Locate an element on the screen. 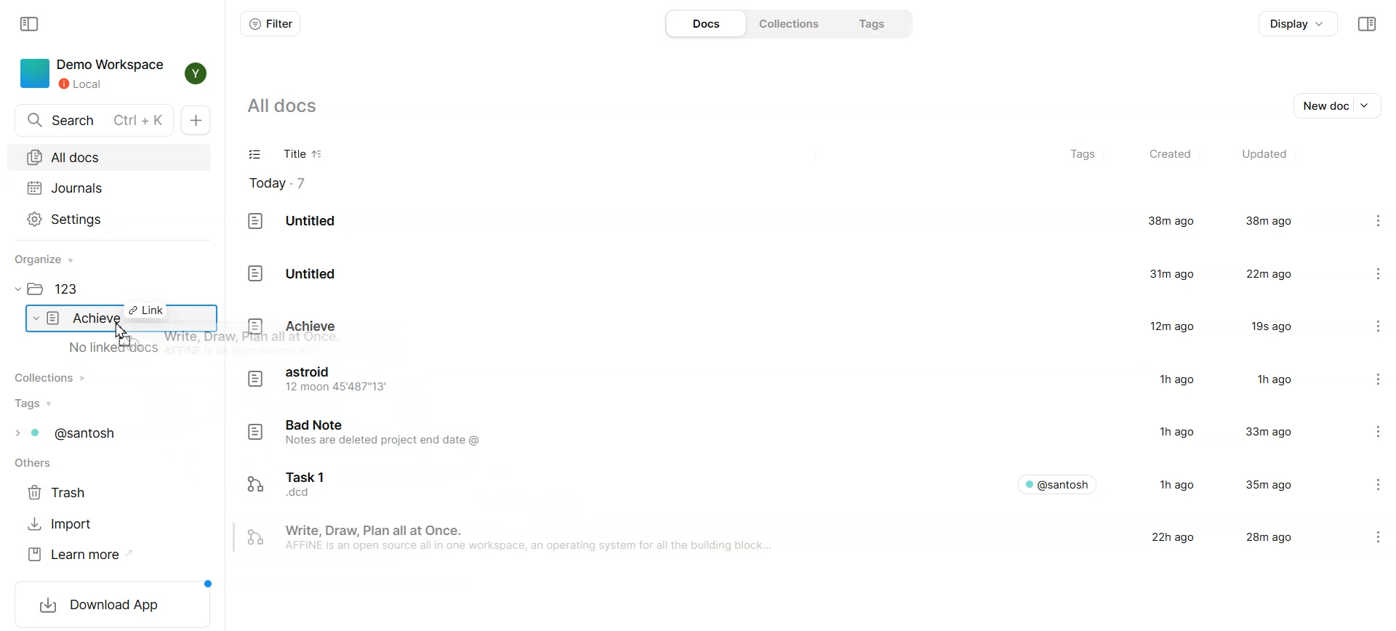  Tags  is located at coordinates (75, 433).